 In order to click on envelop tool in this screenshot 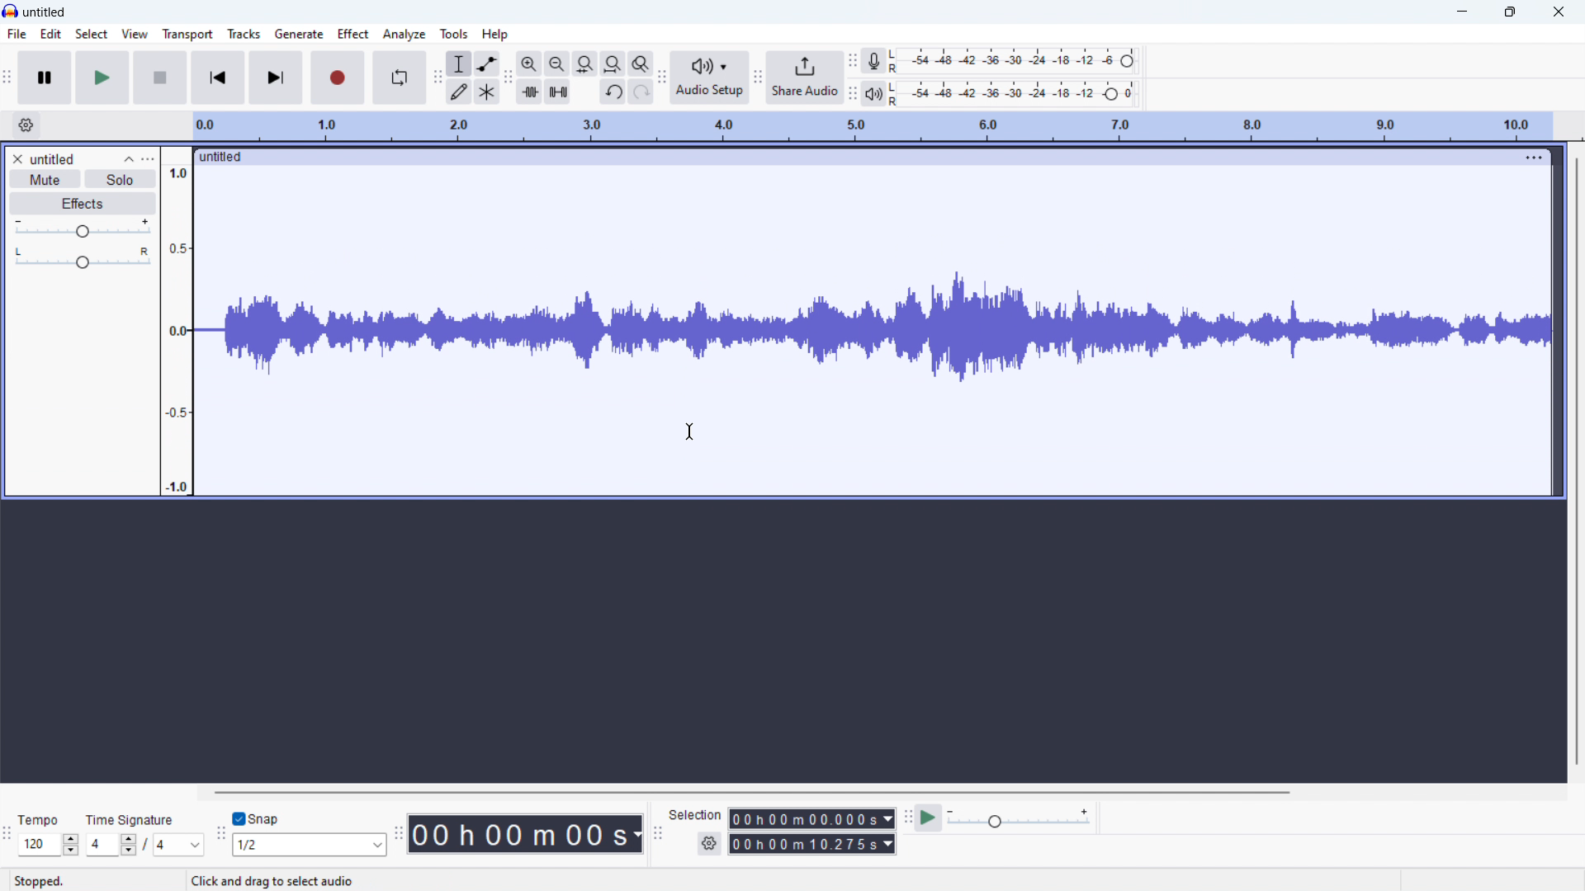, I will do `click(487, 63)`.